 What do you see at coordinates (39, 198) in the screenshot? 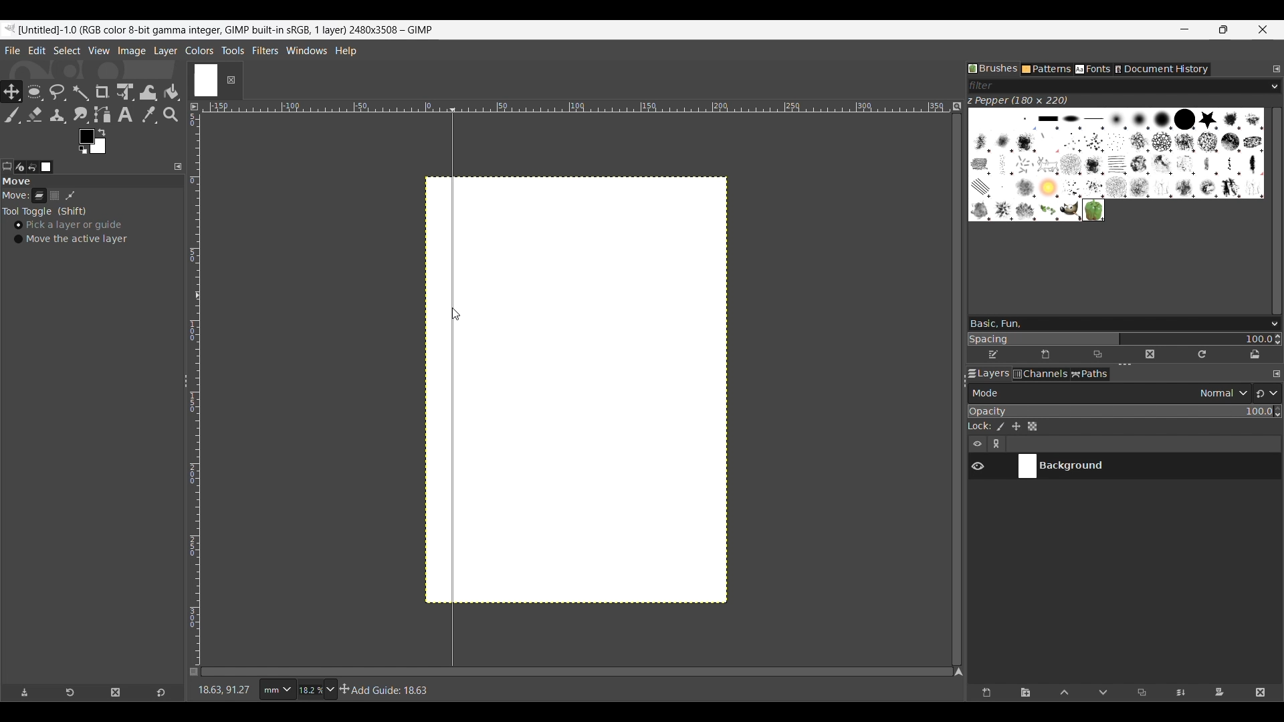
I see `Layer` at bounding box center [39, 198].